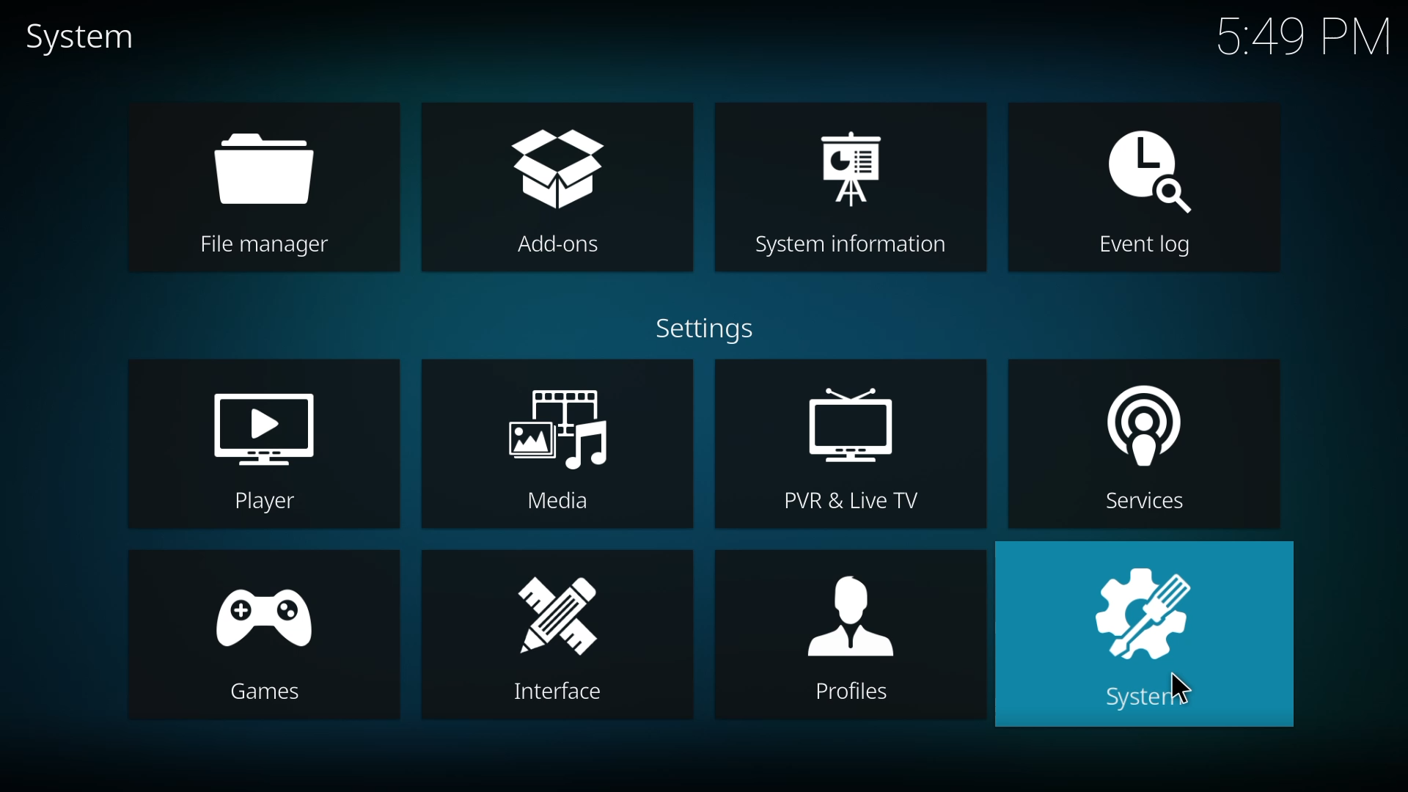  Describe the element at coordinates (1145, 190) in the screenshot. I see `event log` at that location.